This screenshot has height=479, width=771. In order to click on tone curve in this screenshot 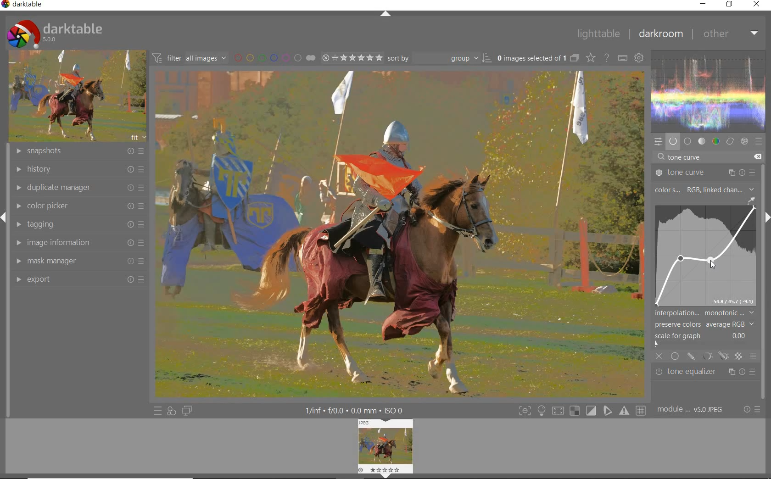, I will do `click(702, 255)`.